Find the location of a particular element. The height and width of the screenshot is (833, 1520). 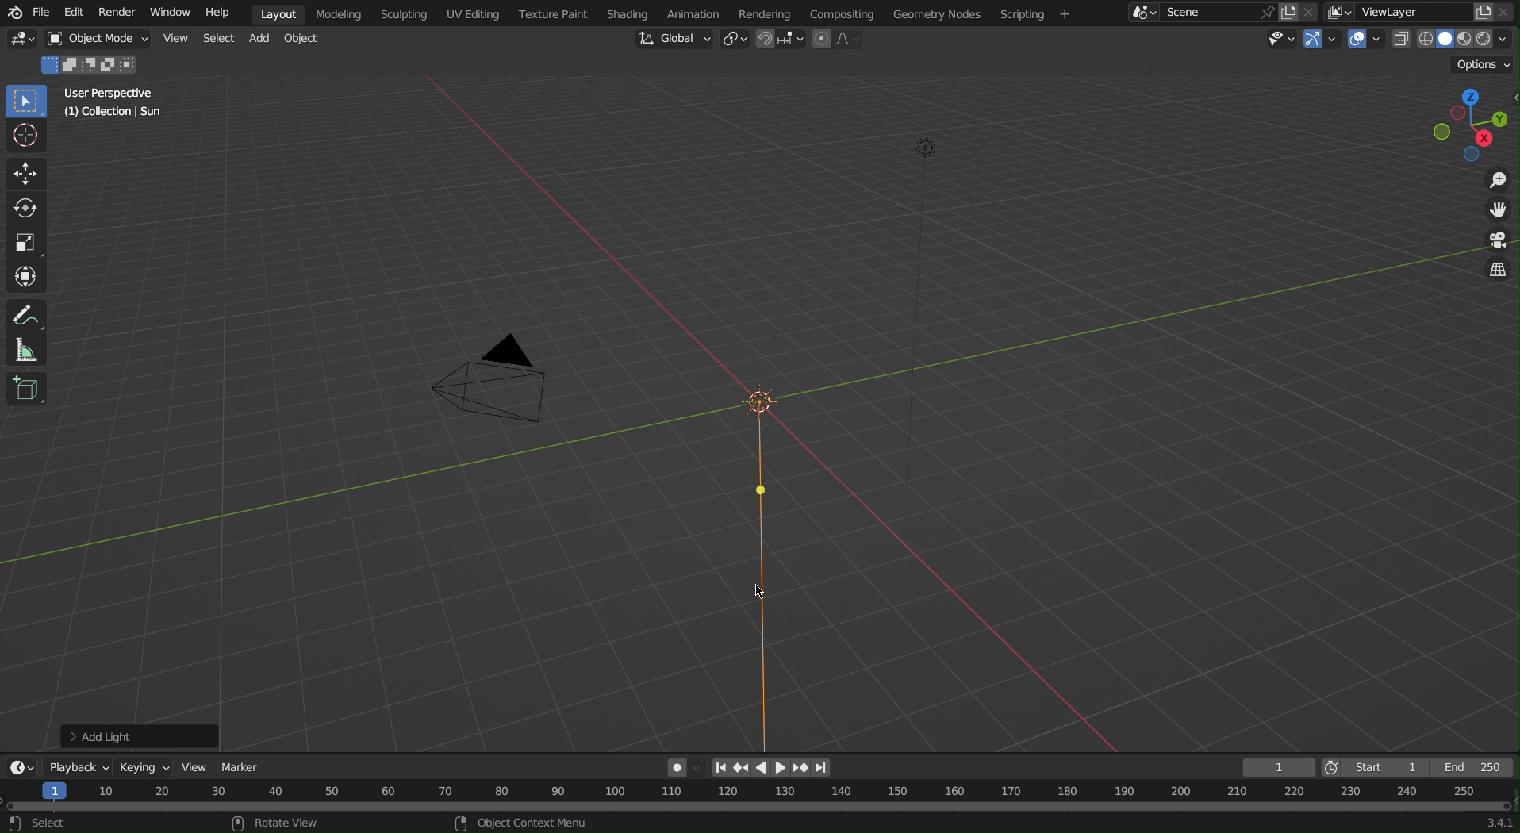

reverse is located at coordinates (740, 768).